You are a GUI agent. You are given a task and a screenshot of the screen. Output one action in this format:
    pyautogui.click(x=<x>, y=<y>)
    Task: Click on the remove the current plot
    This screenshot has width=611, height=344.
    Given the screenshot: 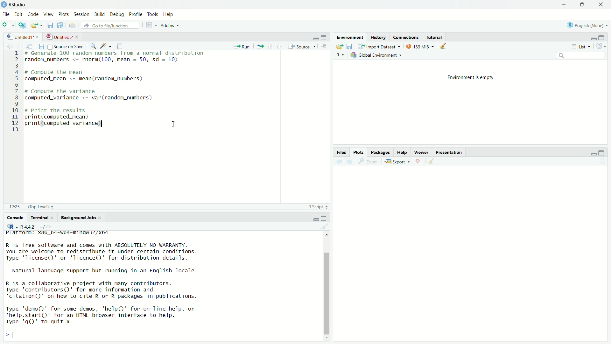 What is the action you would take?
    pyautogui.click(x=418, y=161)
    